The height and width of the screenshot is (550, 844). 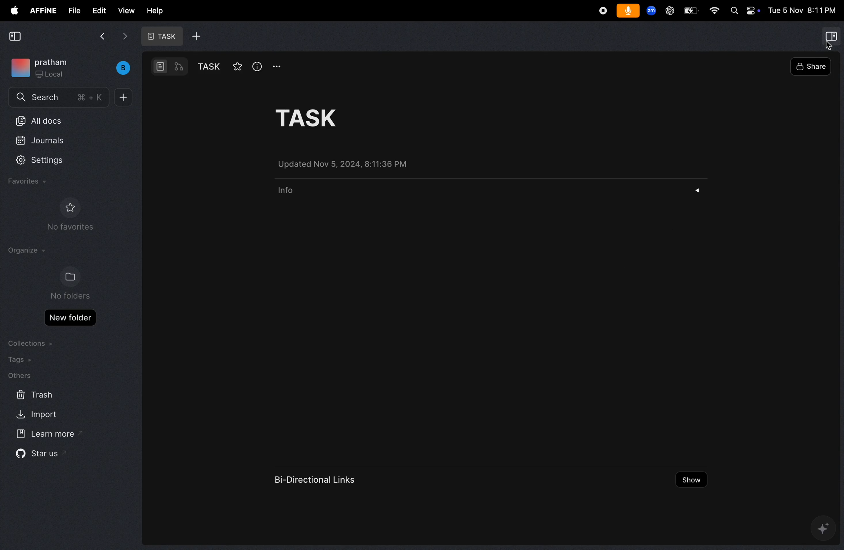 What do you see at coordinates (73, 217) in the screenshot?
I see `no favourites` at bounding box center [73, 217].